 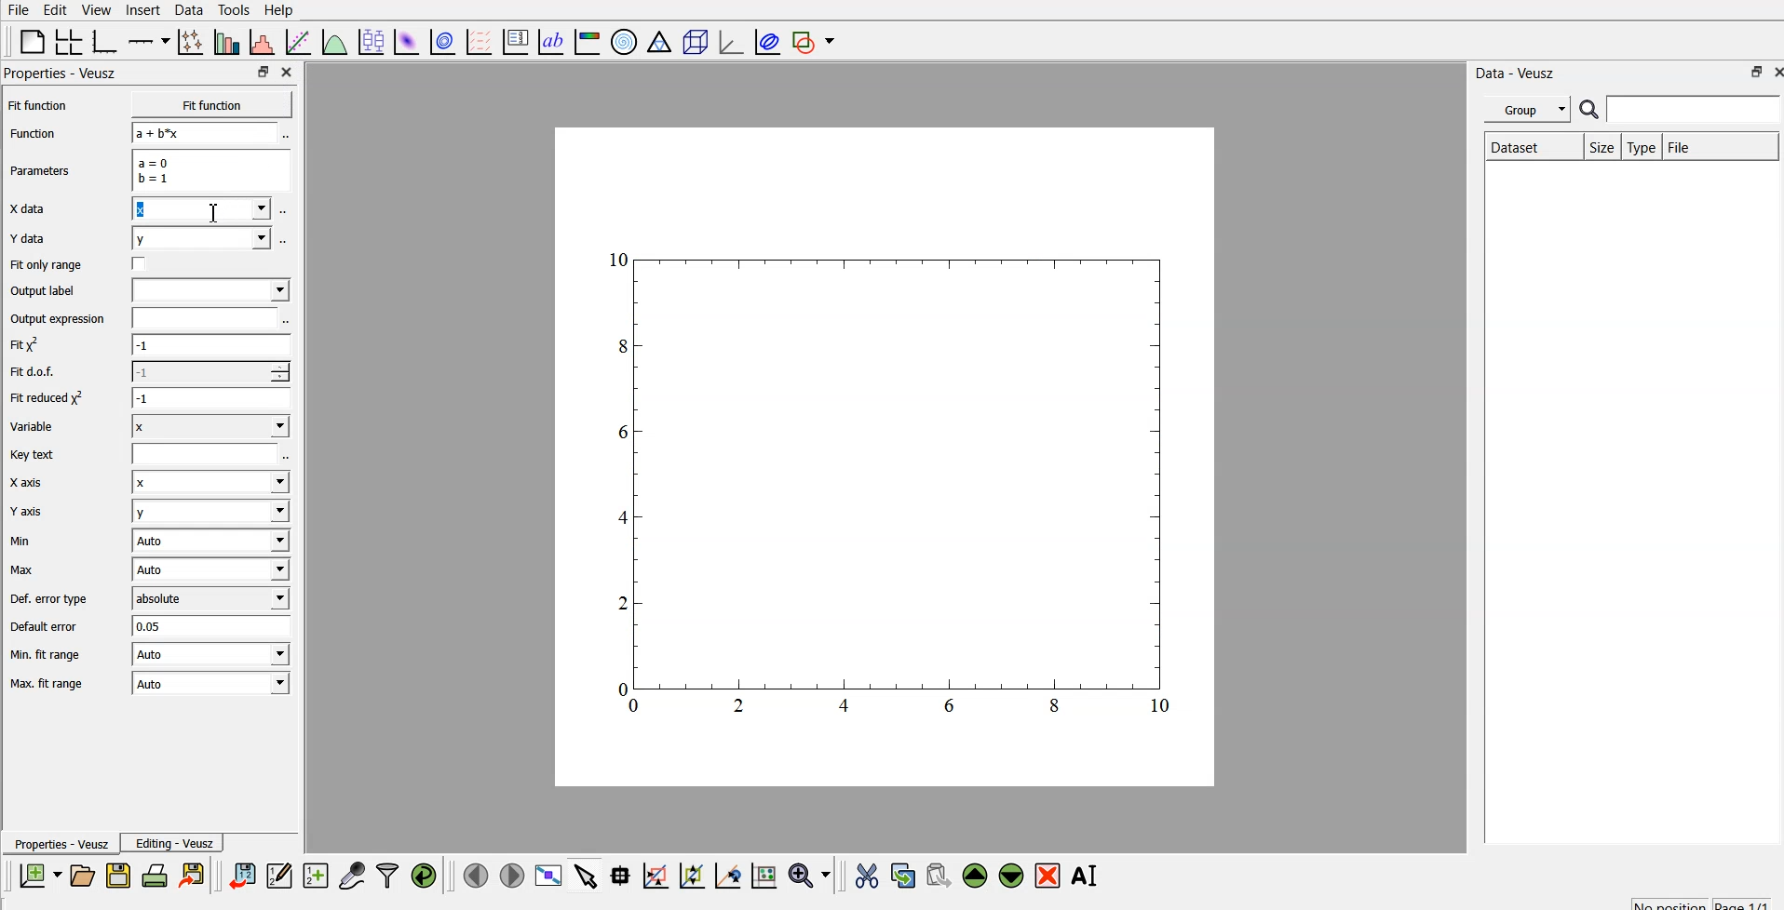 I want to click on create new datasets, so click(x=314, y=876).